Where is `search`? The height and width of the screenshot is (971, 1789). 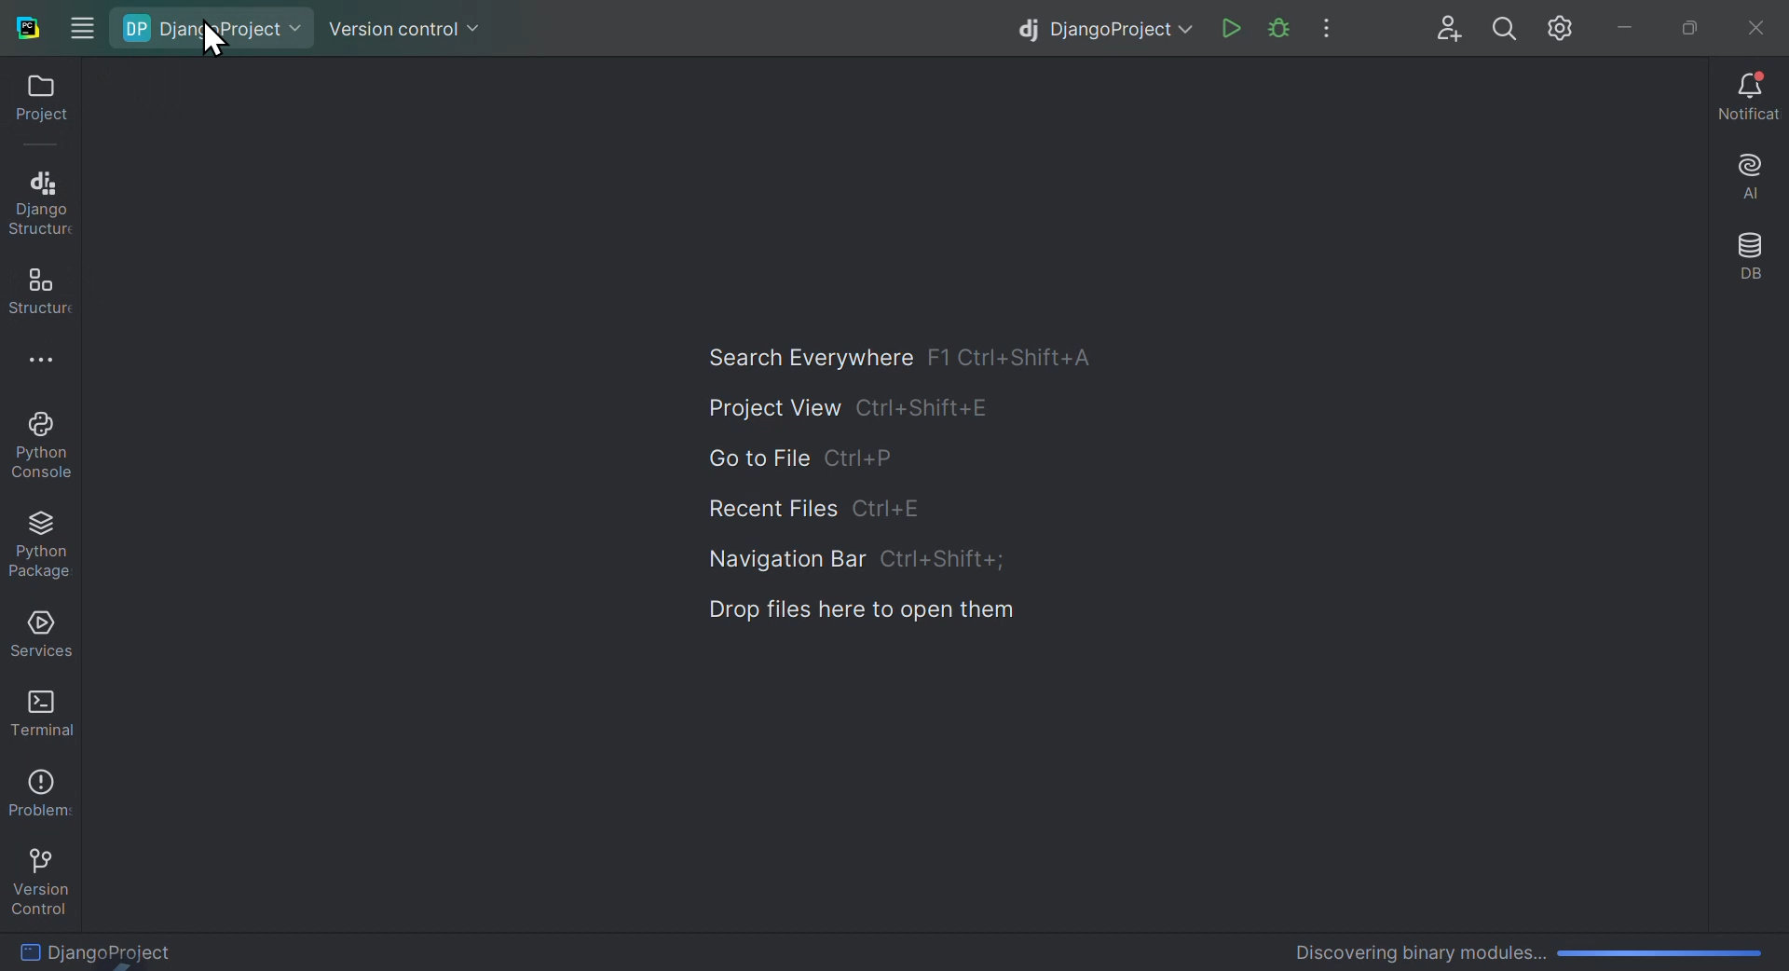
search is located at coordinates (1506, 29).